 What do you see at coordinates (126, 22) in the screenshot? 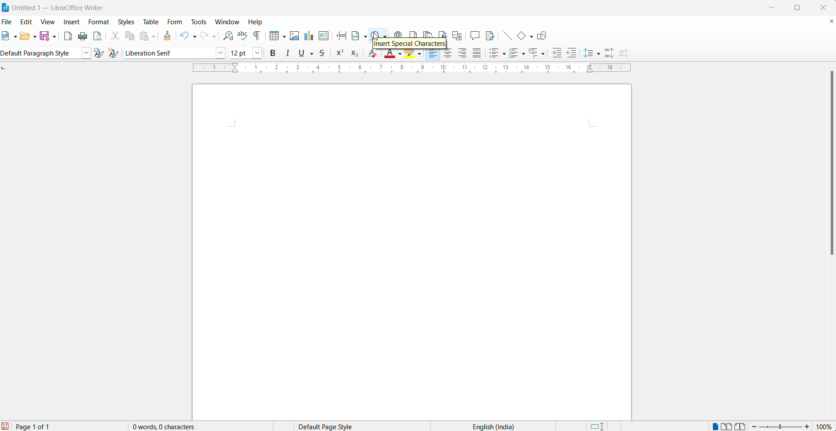
I see `styles` at bounding box center [126, 22].